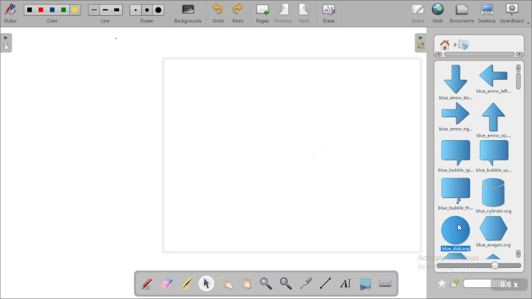 This screenshot has height=299, width=532. What do you see at coordinates (287, 283) in the screenshot?
I see `zoom out` at bounding box center [287, 283].